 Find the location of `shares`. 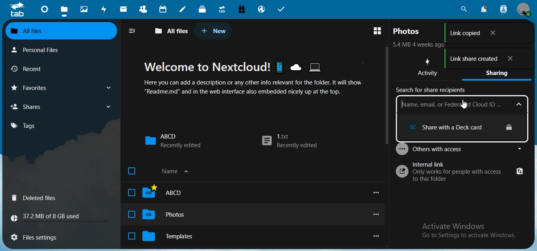

shares is located at coordinates (60, 106).